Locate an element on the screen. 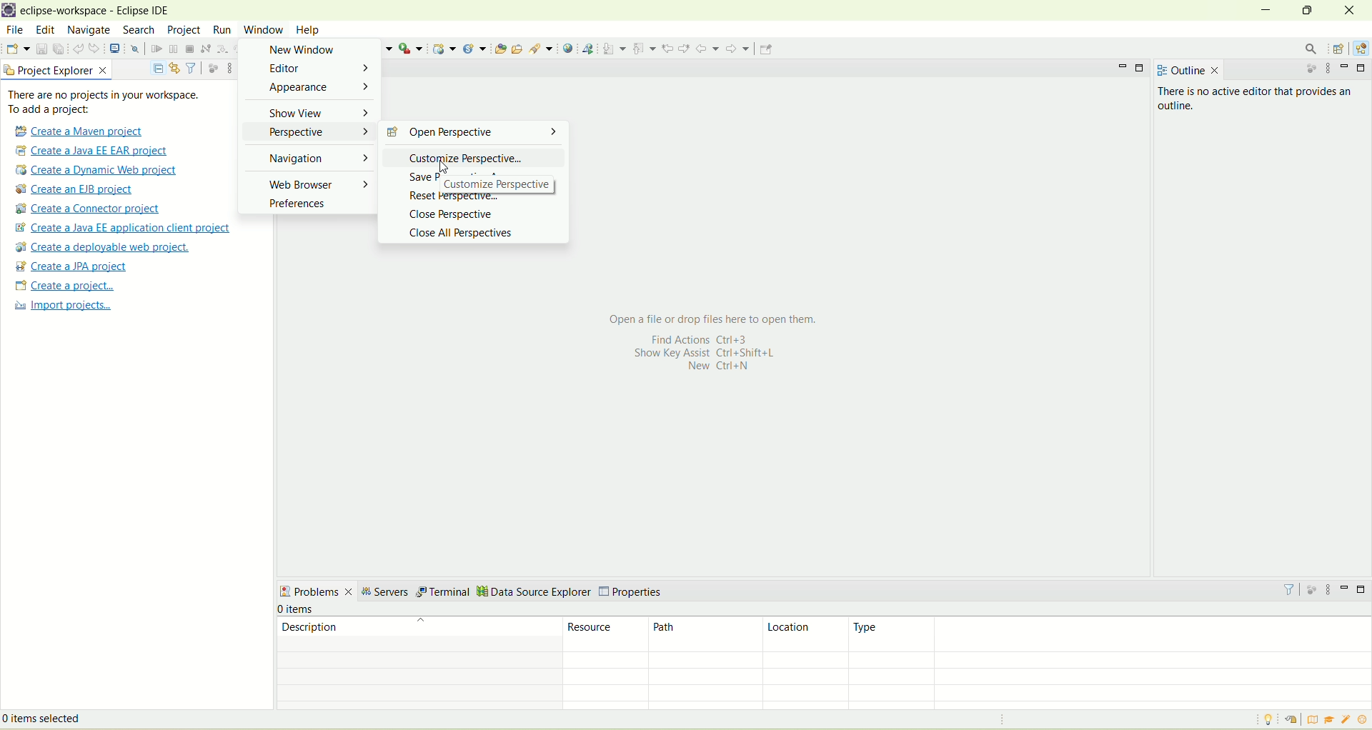  resume is located at coordinates (156, 51).